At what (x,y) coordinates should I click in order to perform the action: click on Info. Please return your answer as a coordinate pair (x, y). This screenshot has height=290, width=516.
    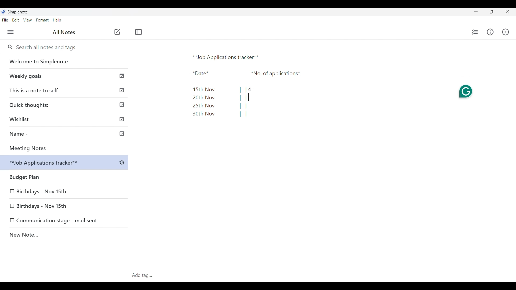
    Looking at the image, I should click on (490, 32).